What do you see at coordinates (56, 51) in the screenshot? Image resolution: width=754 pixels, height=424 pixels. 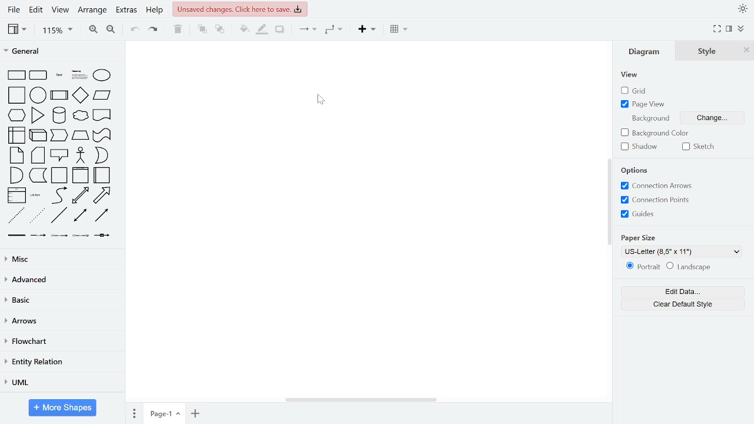 I see `general` at bounding box center [56, 51].